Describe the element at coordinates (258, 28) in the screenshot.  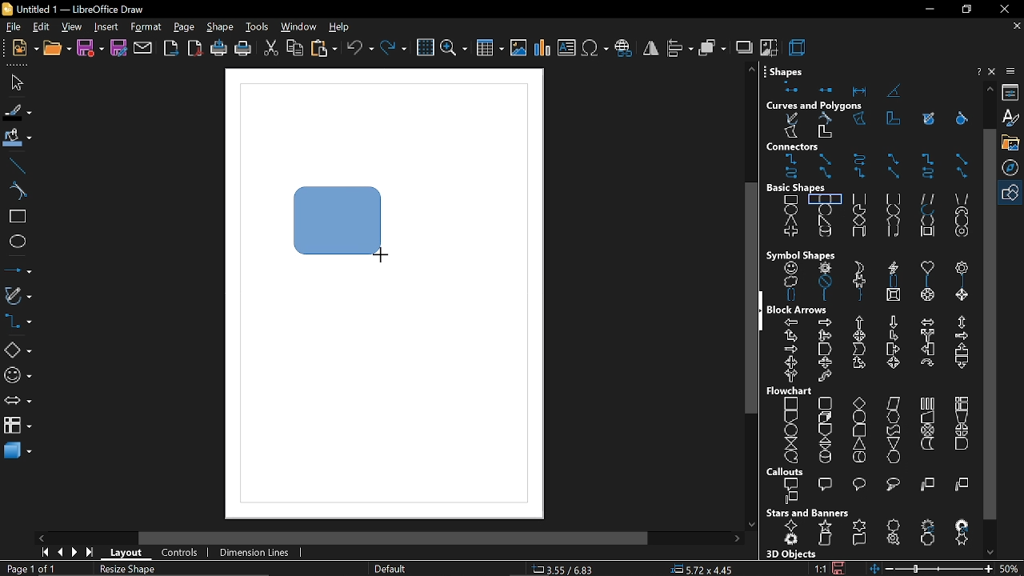
I see `tools` at that location.